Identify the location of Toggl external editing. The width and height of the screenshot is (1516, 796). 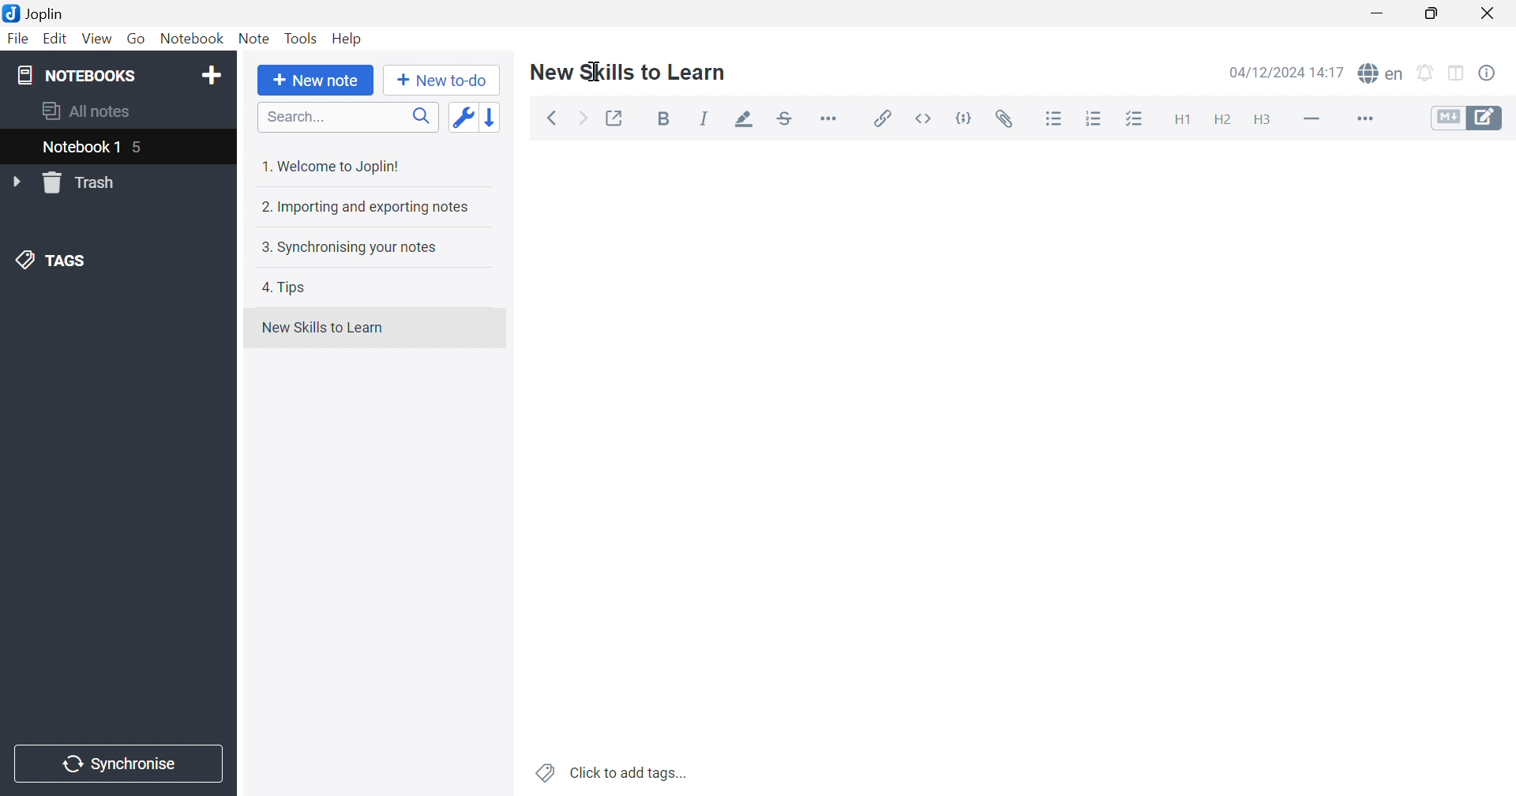
(616, 118).